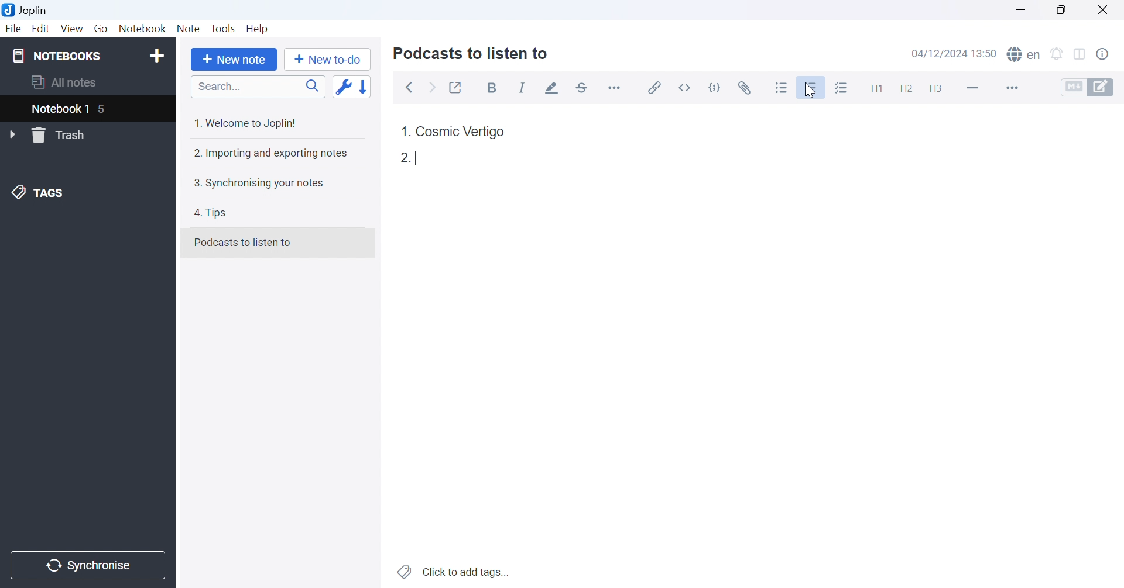 The height and width of the screenshot is (588, 1124). I want to click on Code, so click(717, 87).